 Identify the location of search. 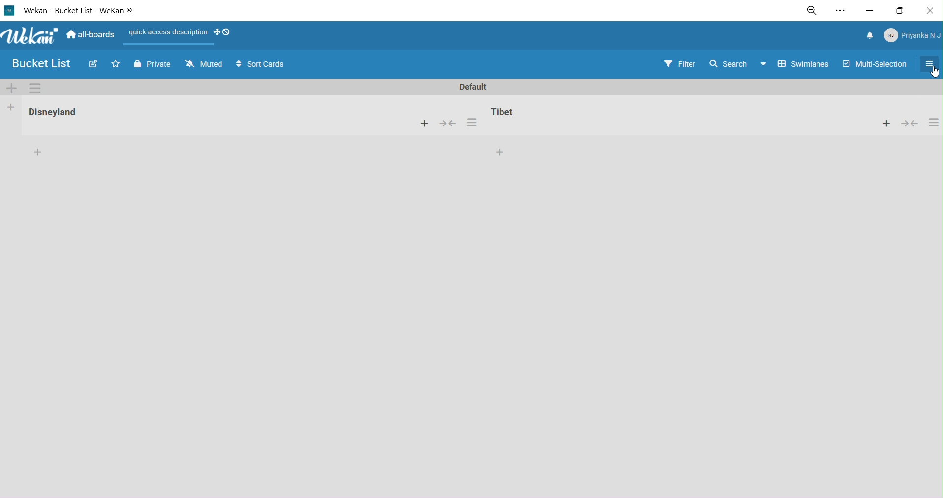
(727, 63).